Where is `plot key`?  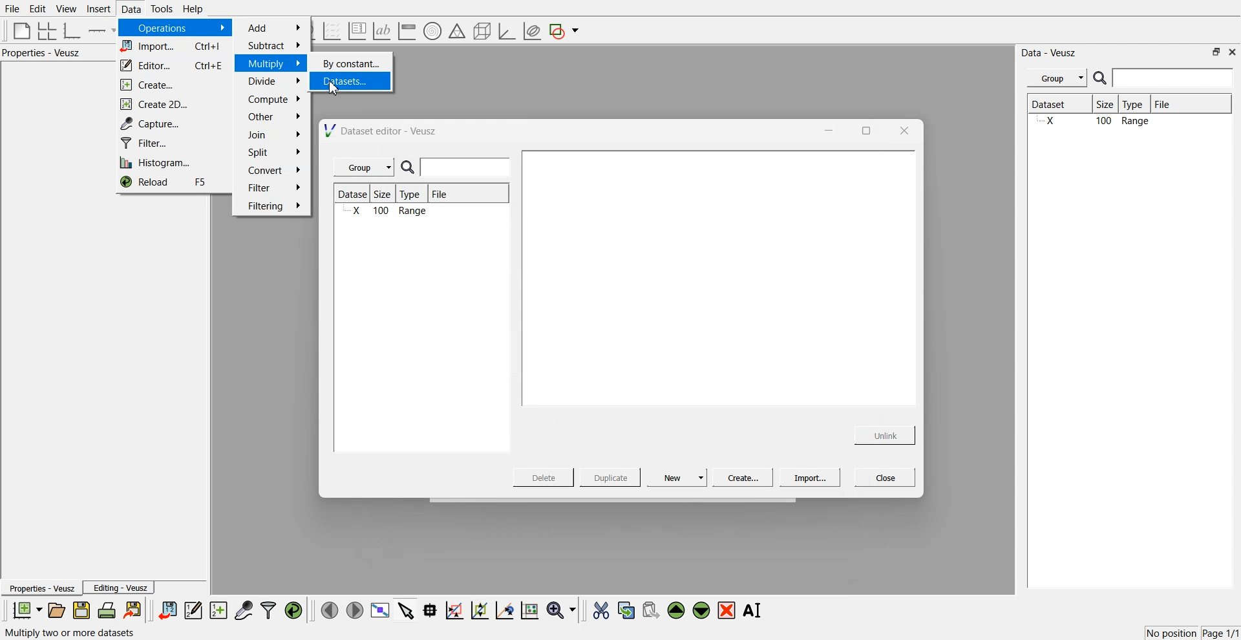
plot key is located at coordinates (357, 31).